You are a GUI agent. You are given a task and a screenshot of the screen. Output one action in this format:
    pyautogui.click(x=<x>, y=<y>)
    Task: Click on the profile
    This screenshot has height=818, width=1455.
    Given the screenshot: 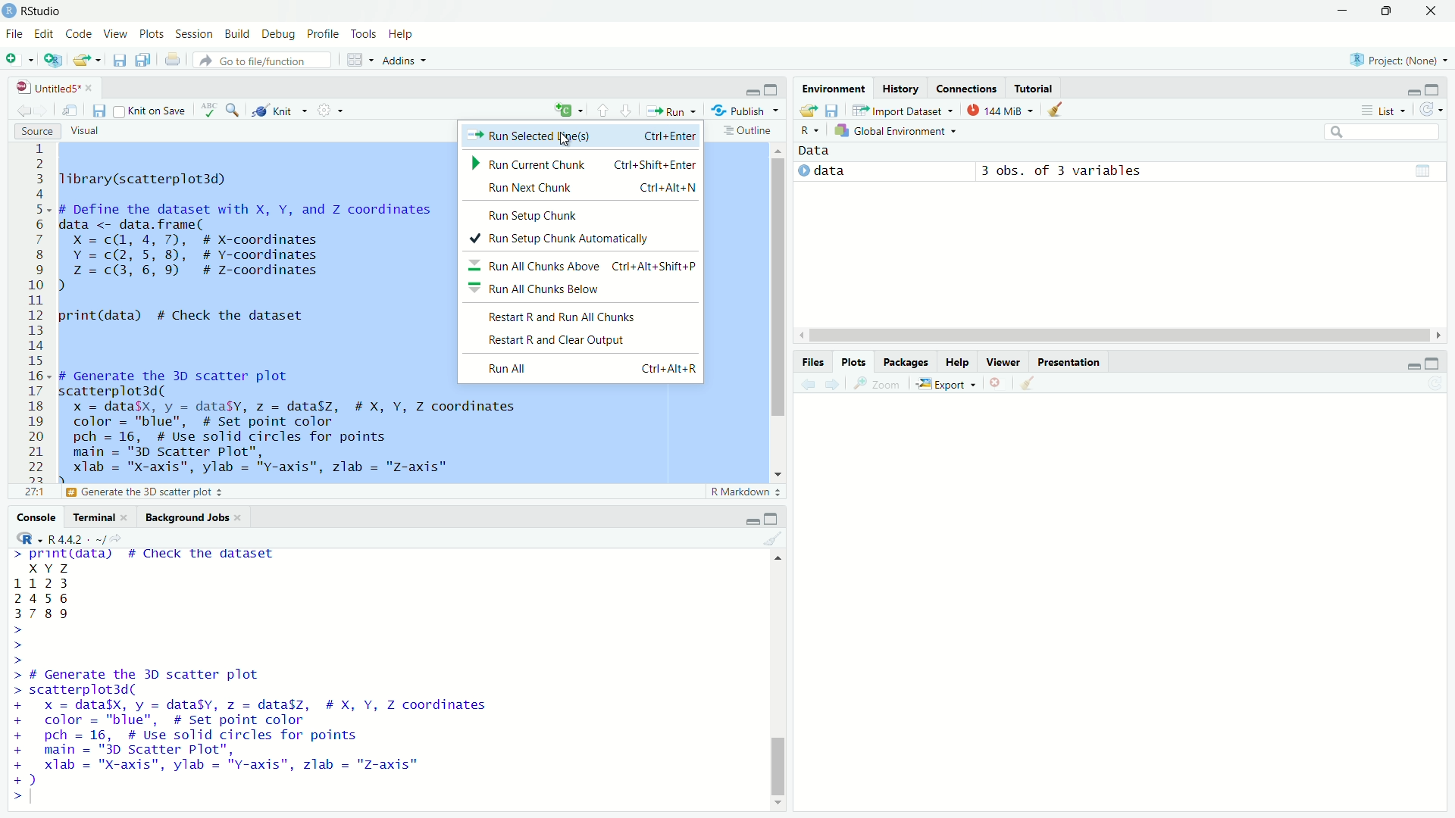 What is the action you would take?
    pyautogui.click(x=321, y=33)
    